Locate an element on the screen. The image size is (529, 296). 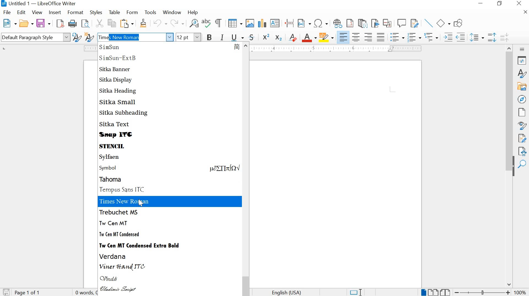
ALIGN LEFT is located at coordinates (343, 37).